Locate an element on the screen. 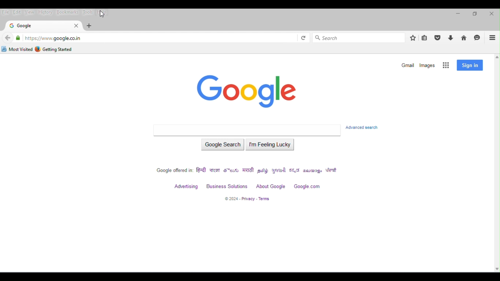 The image size is (500, 281). sign in is located at coordinates (470, 65).